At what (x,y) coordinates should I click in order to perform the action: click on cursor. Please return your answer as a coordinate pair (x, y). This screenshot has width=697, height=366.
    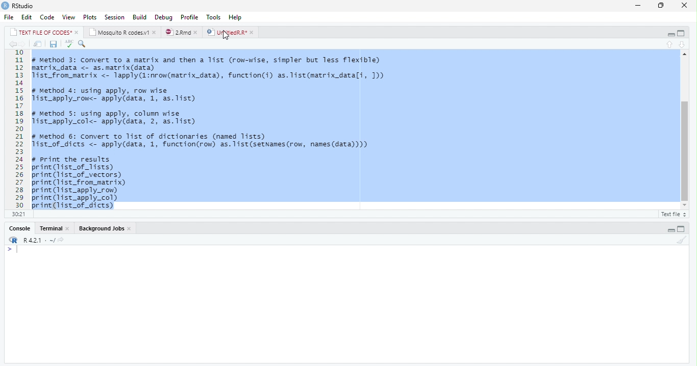
    Looking at the image, I should click on (226, 36).